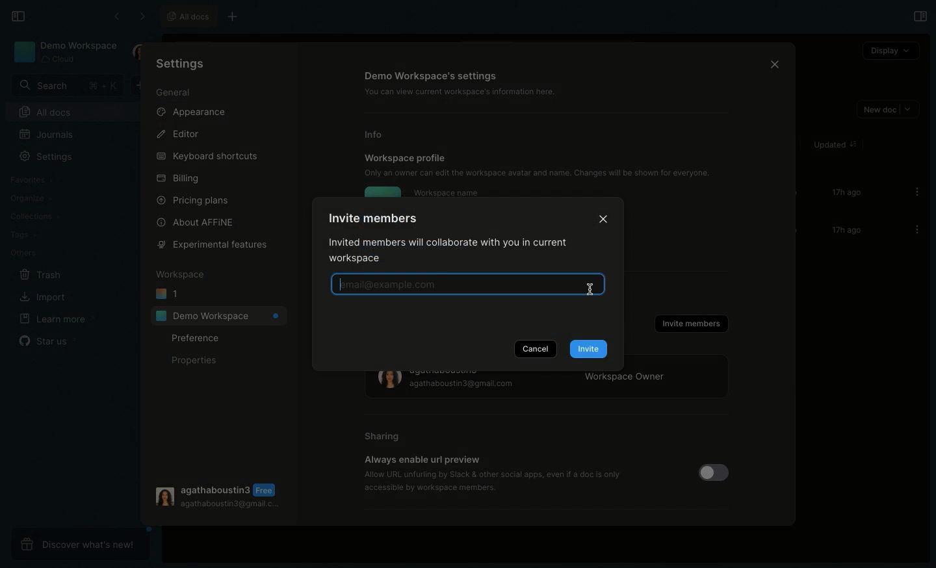 This screenshot has width=936, height=568. What do you see at coordinates (591, 293) in the screenshot?
I see `cursor` at bounding box center [591, 293].